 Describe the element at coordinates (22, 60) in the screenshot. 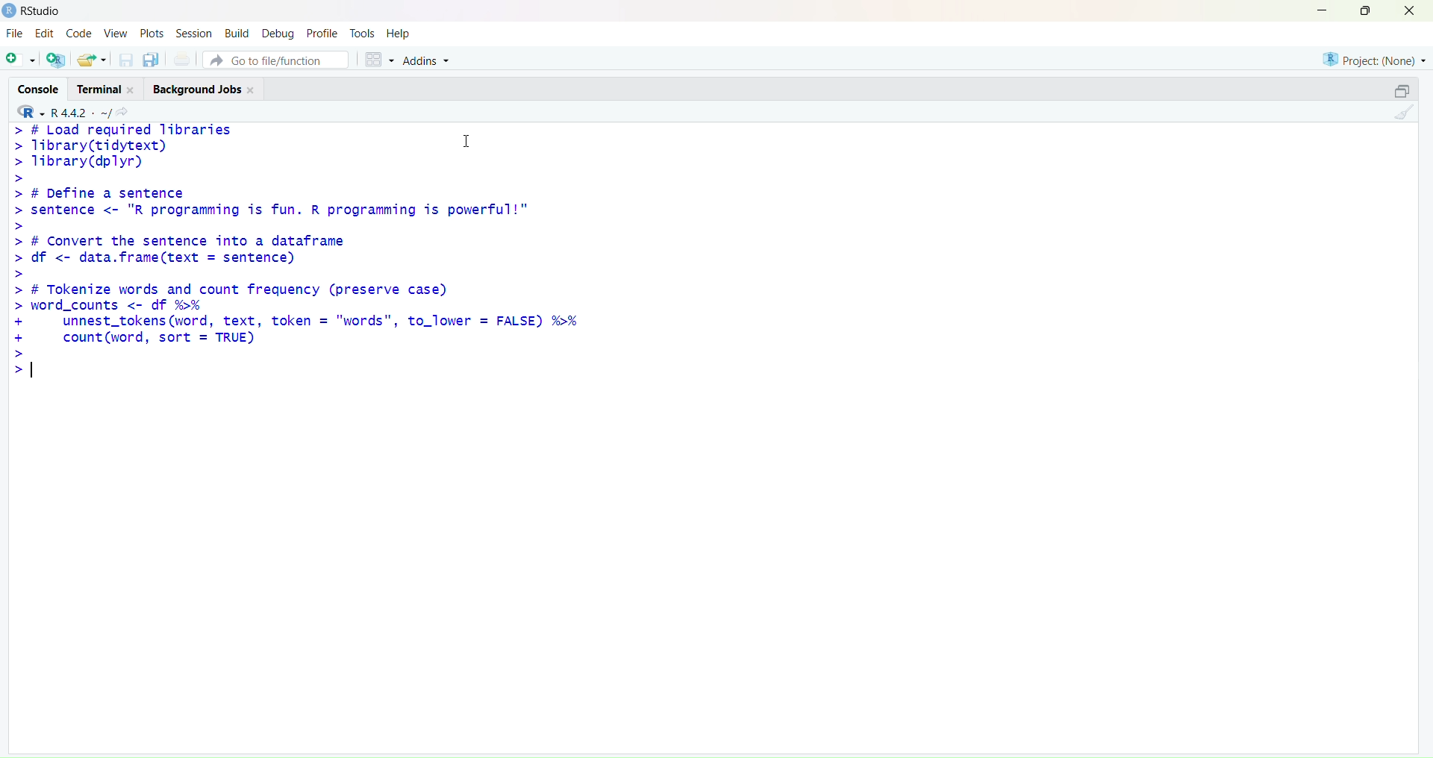

I see `new script` at that location.